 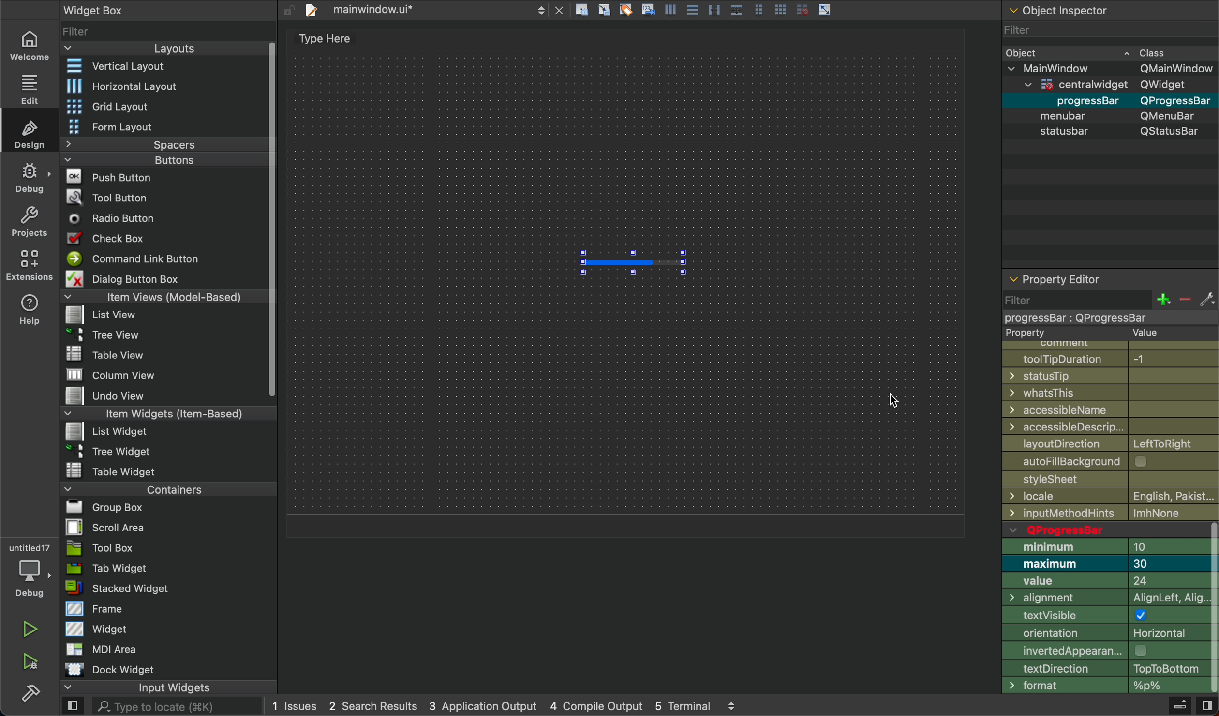 What do you see at coordinates (31, 694) in the screenshot?
I see `build` at bounding box center [31, 694].